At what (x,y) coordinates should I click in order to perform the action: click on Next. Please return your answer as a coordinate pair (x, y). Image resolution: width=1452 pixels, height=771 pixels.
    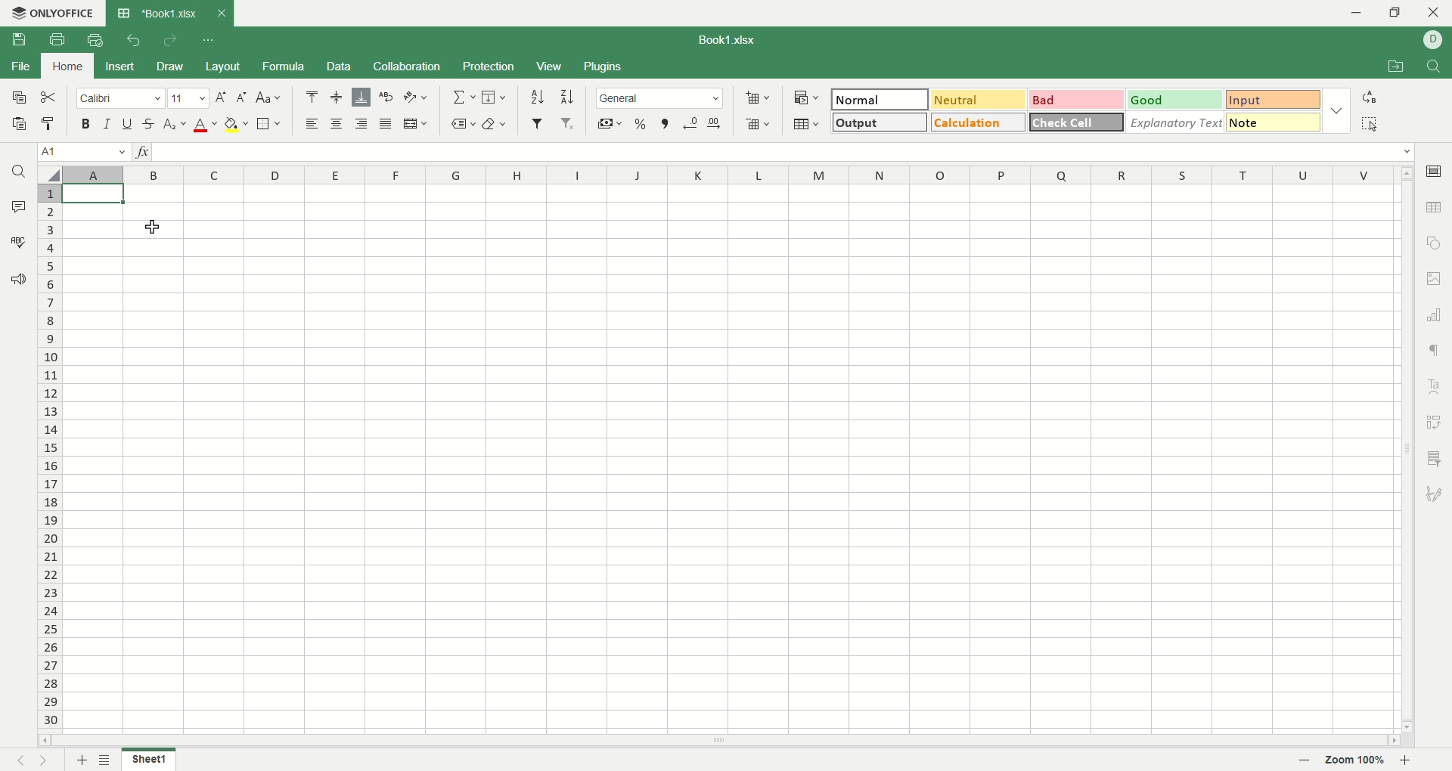
    Looking at the image, I should click on (46, 760).